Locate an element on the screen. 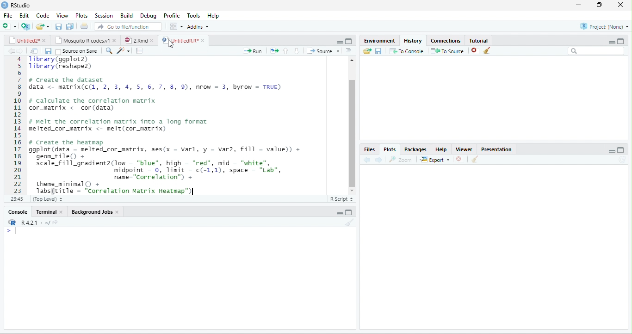 The height and width of the screenshot is (334, 632). CLOSE is located at coordinates (460, 159).